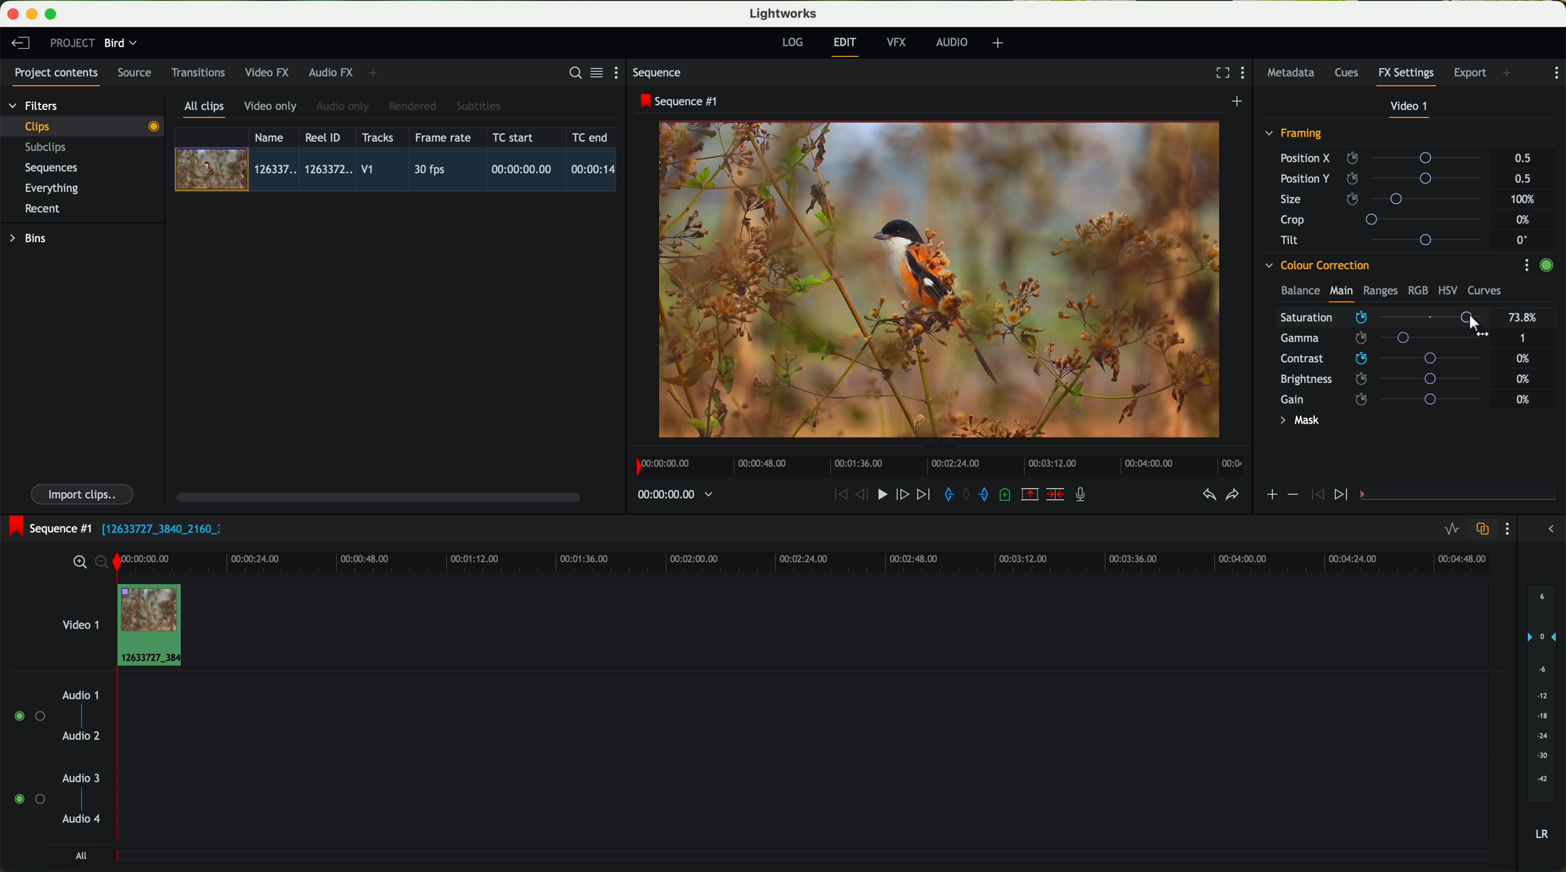  Describe the element at coordinates (1447, 290) in the screenshot. I see `HSV` at that location.